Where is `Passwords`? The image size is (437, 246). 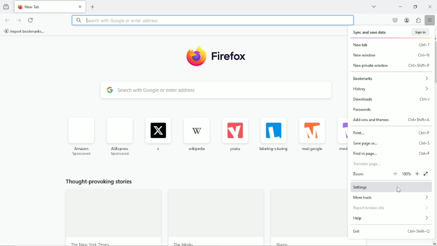
Passwords is located at coordinates (365, 110).